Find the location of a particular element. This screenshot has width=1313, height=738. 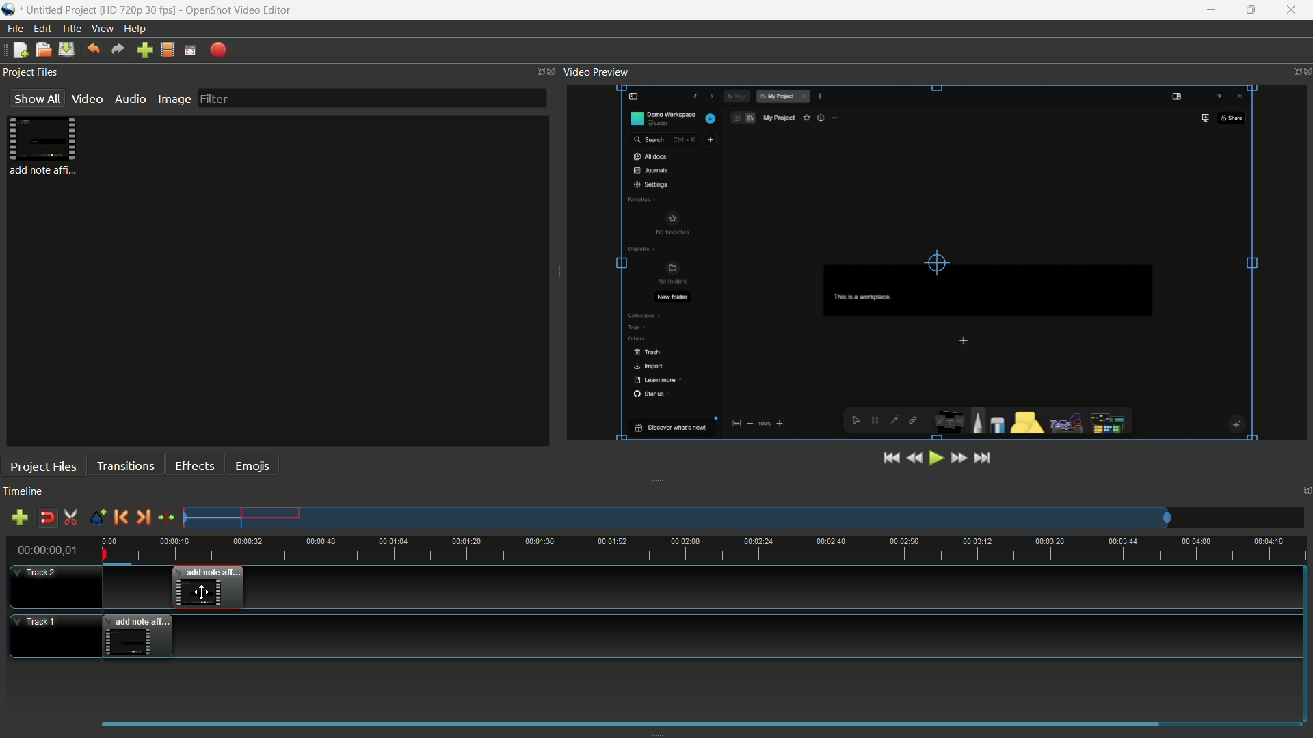

scrollbar is located at coordinates (631, 722).